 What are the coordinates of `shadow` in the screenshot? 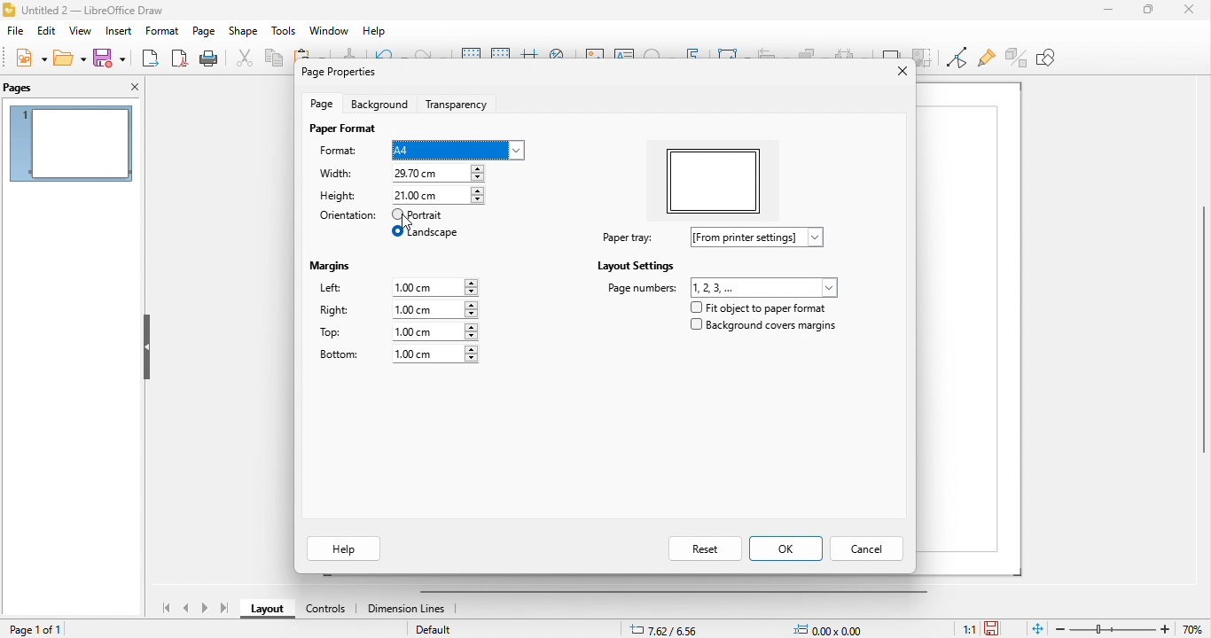 It's located at (891, 54).